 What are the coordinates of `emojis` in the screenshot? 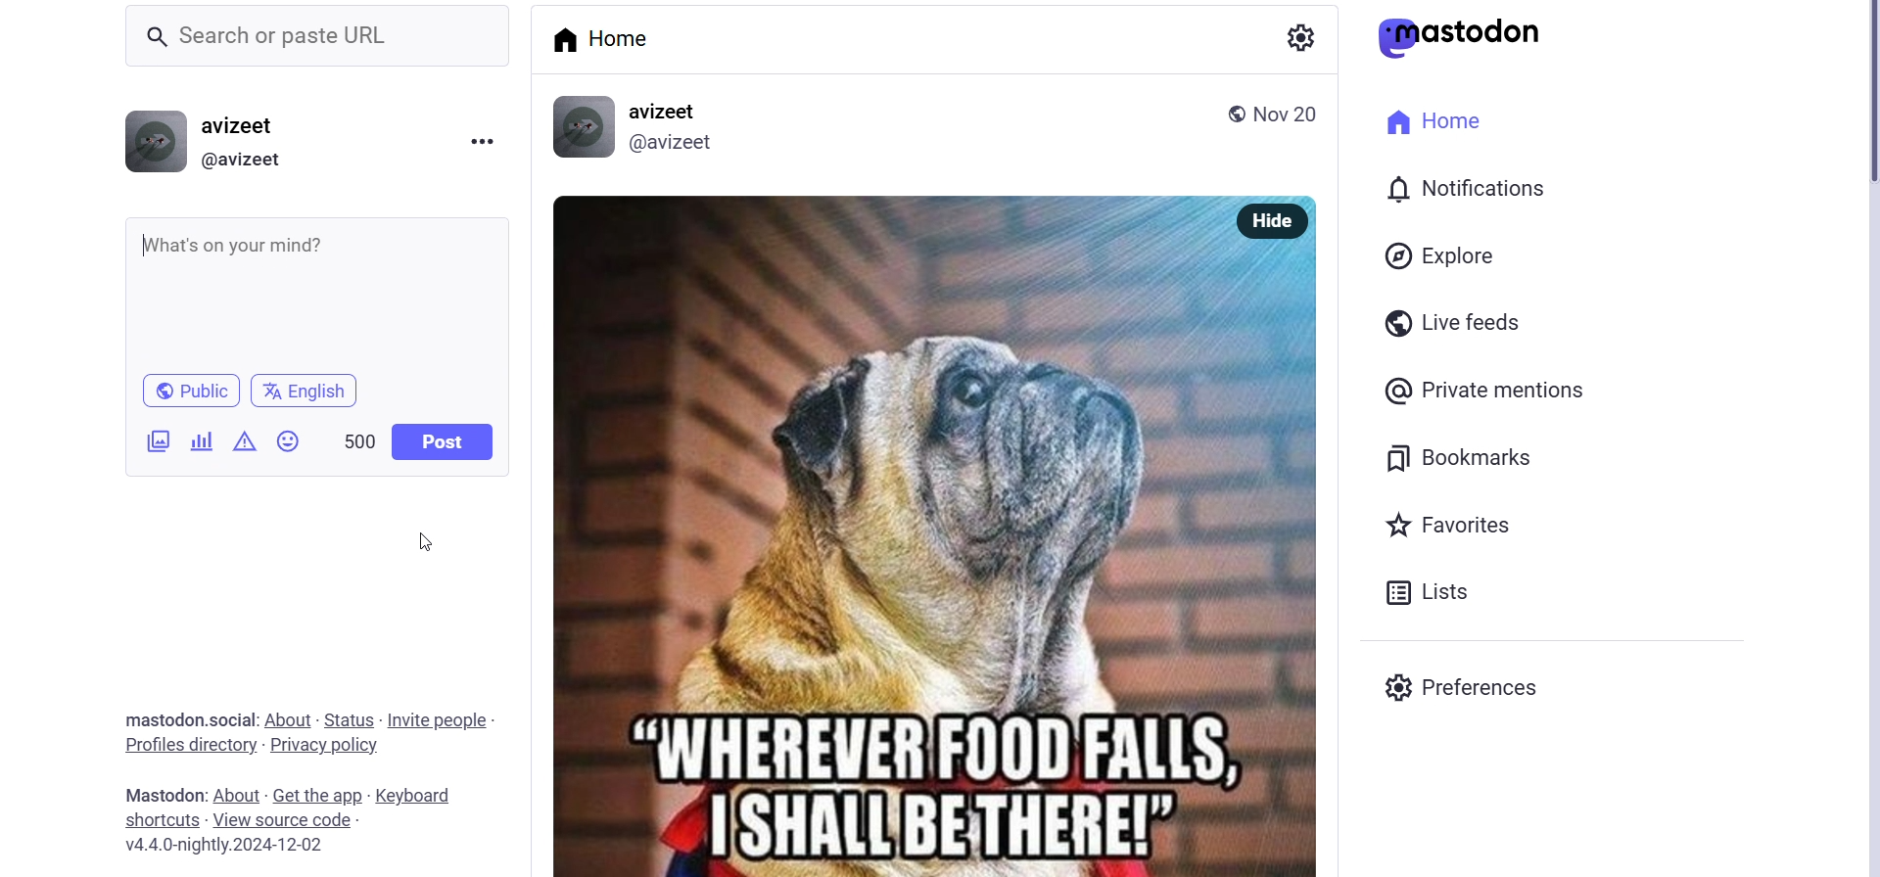 It's located at (293, 441).